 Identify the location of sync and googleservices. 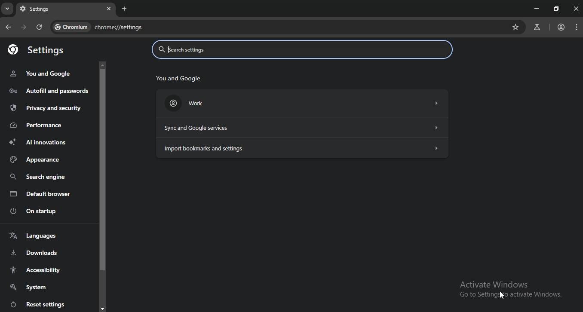
(304, 128).